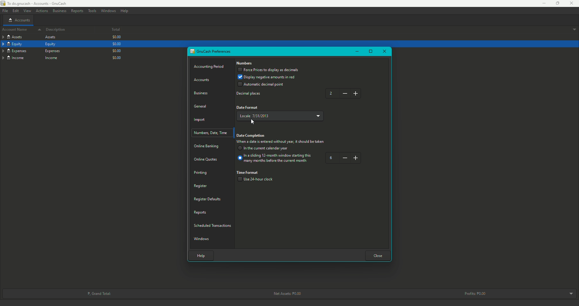 This screenshot has height=306, width=579. Describe the element at coordinates (286, 294) in the screenshot. I see `Net Assets` at that location.